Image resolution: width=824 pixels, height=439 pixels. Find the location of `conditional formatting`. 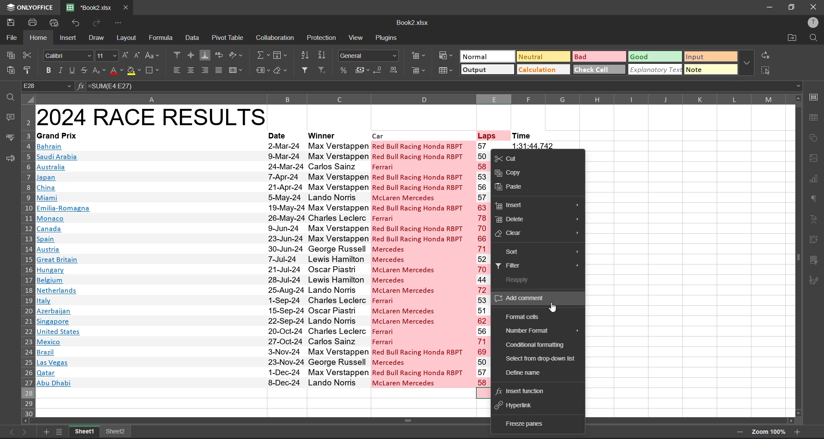

conditional formatting is located at coordinates (538, 346).